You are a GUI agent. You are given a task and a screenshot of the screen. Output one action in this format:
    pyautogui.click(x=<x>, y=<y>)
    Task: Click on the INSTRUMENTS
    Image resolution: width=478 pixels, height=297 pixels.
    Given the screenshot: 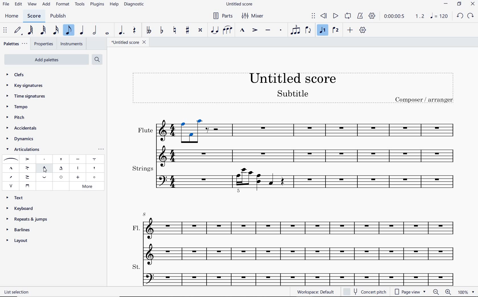 What is the action you would take?
    pyautogui.click(x=72, y=44)
    